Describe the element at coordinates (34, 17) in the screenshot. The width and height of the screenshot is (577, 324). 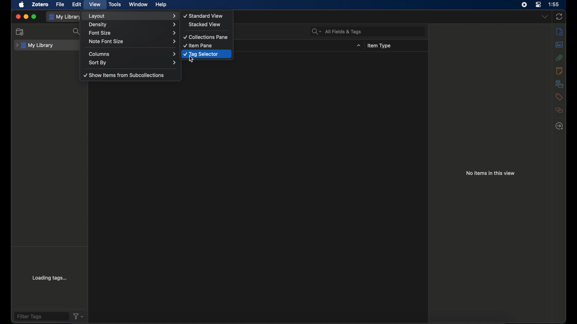
I see `maximize` at that location.